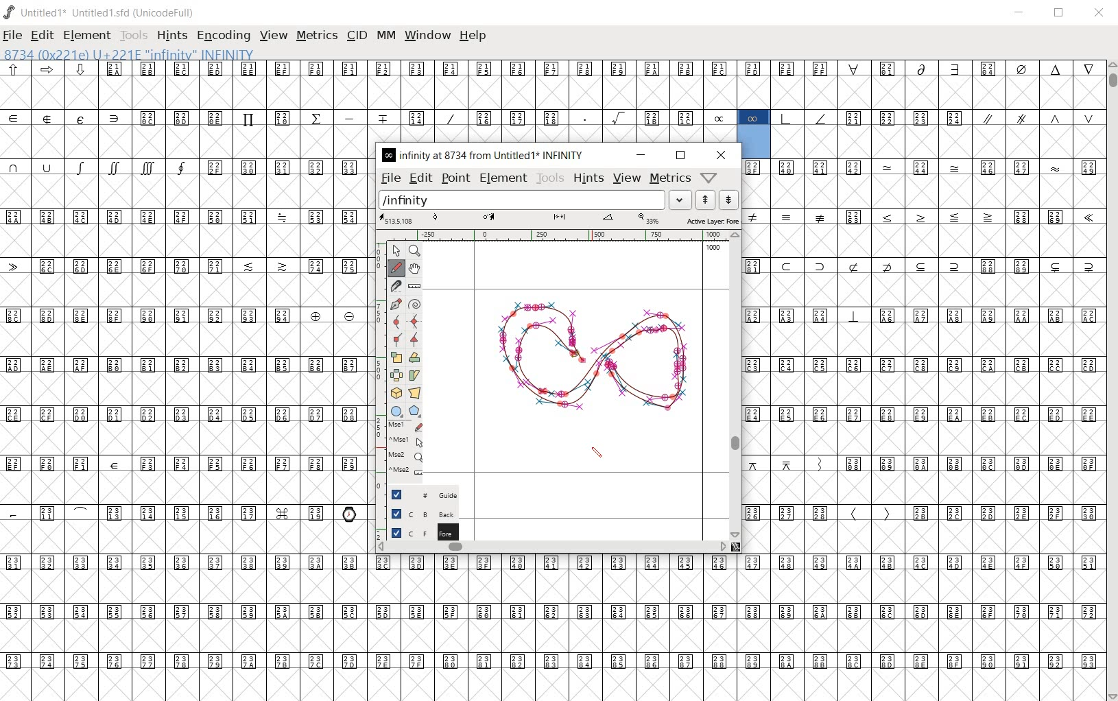 The height and width of the screenshot is (701, 1118). What do you see at coordinates (535, 200) in the screenshot?
I see `load word list` at bounding box center [535, 200].